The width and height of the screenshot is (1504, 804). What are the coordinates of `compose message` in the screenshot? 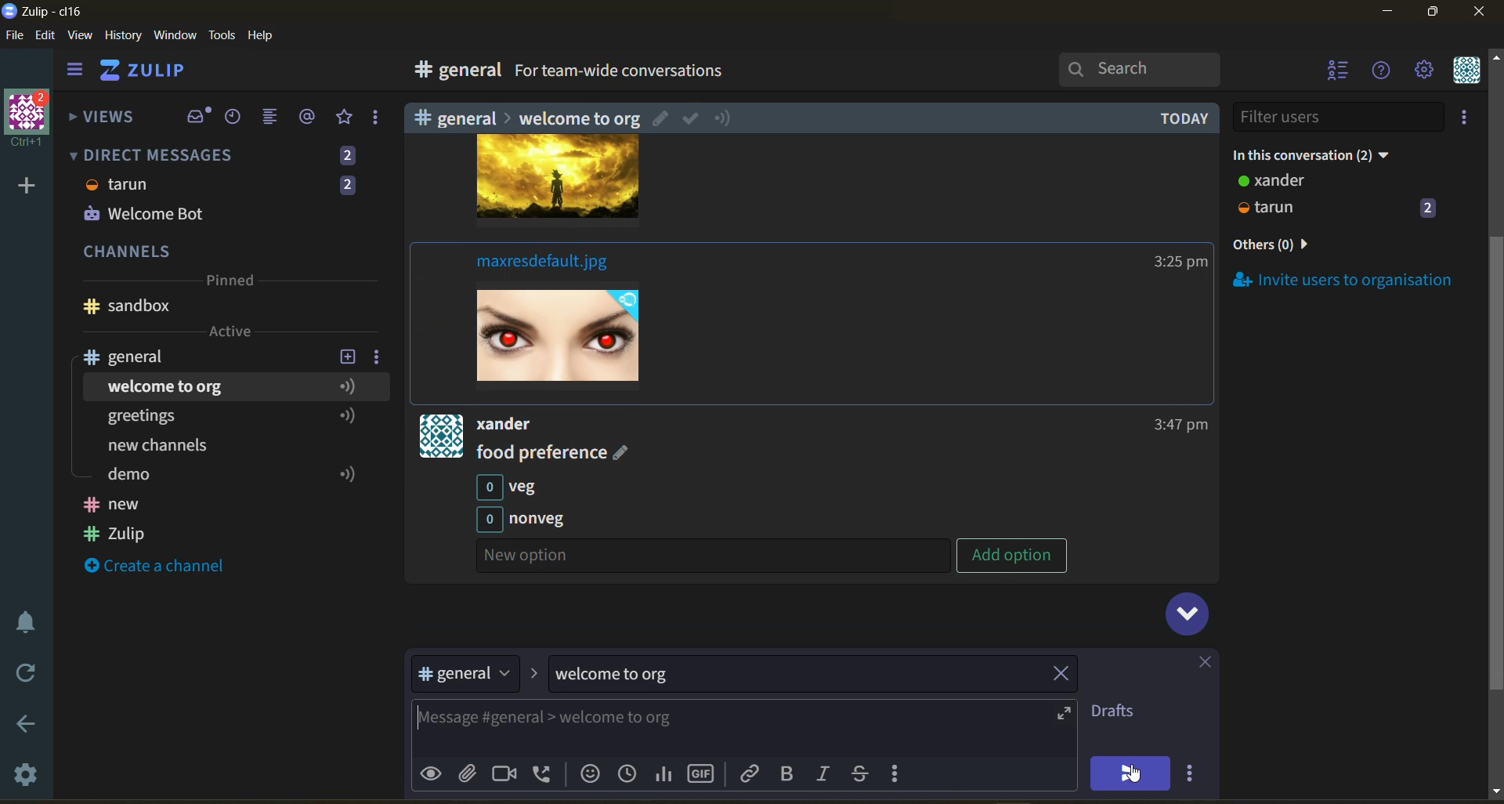 It's located at (732, 726).